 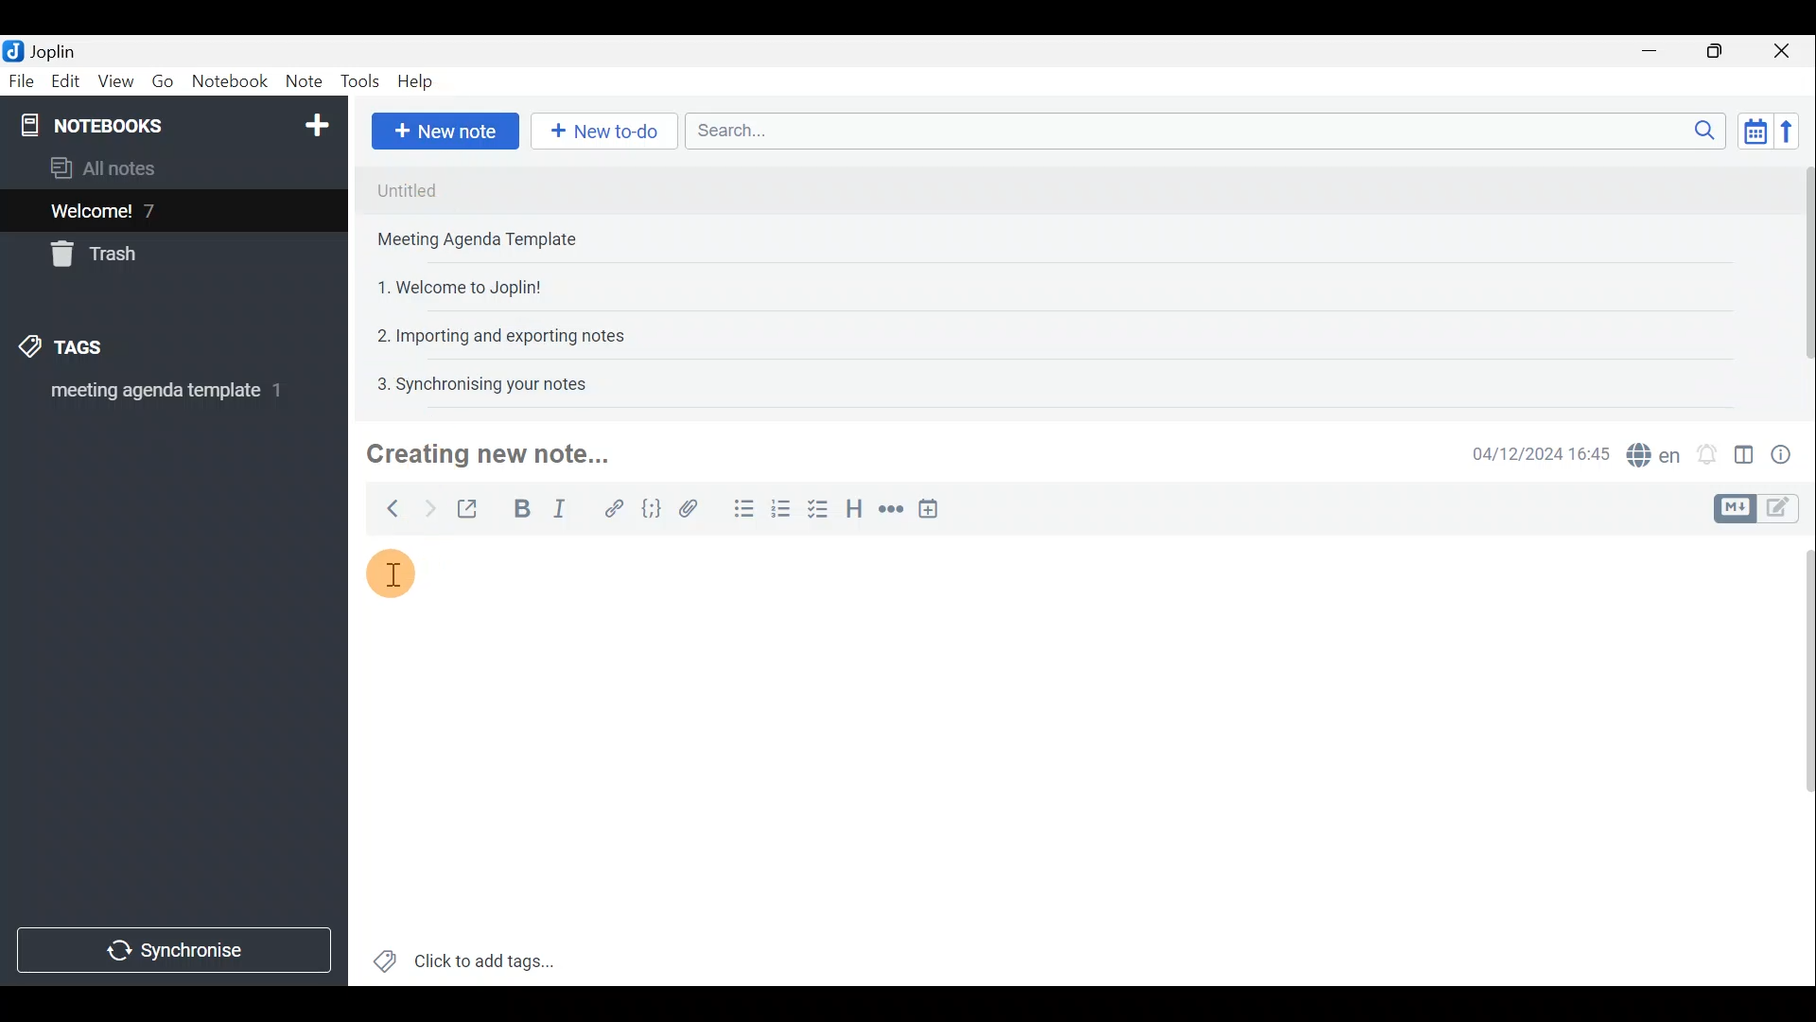 What do you see at coordinates (164, 81) in the screenshot?
I see `Go` at bounding box center [164, 81].